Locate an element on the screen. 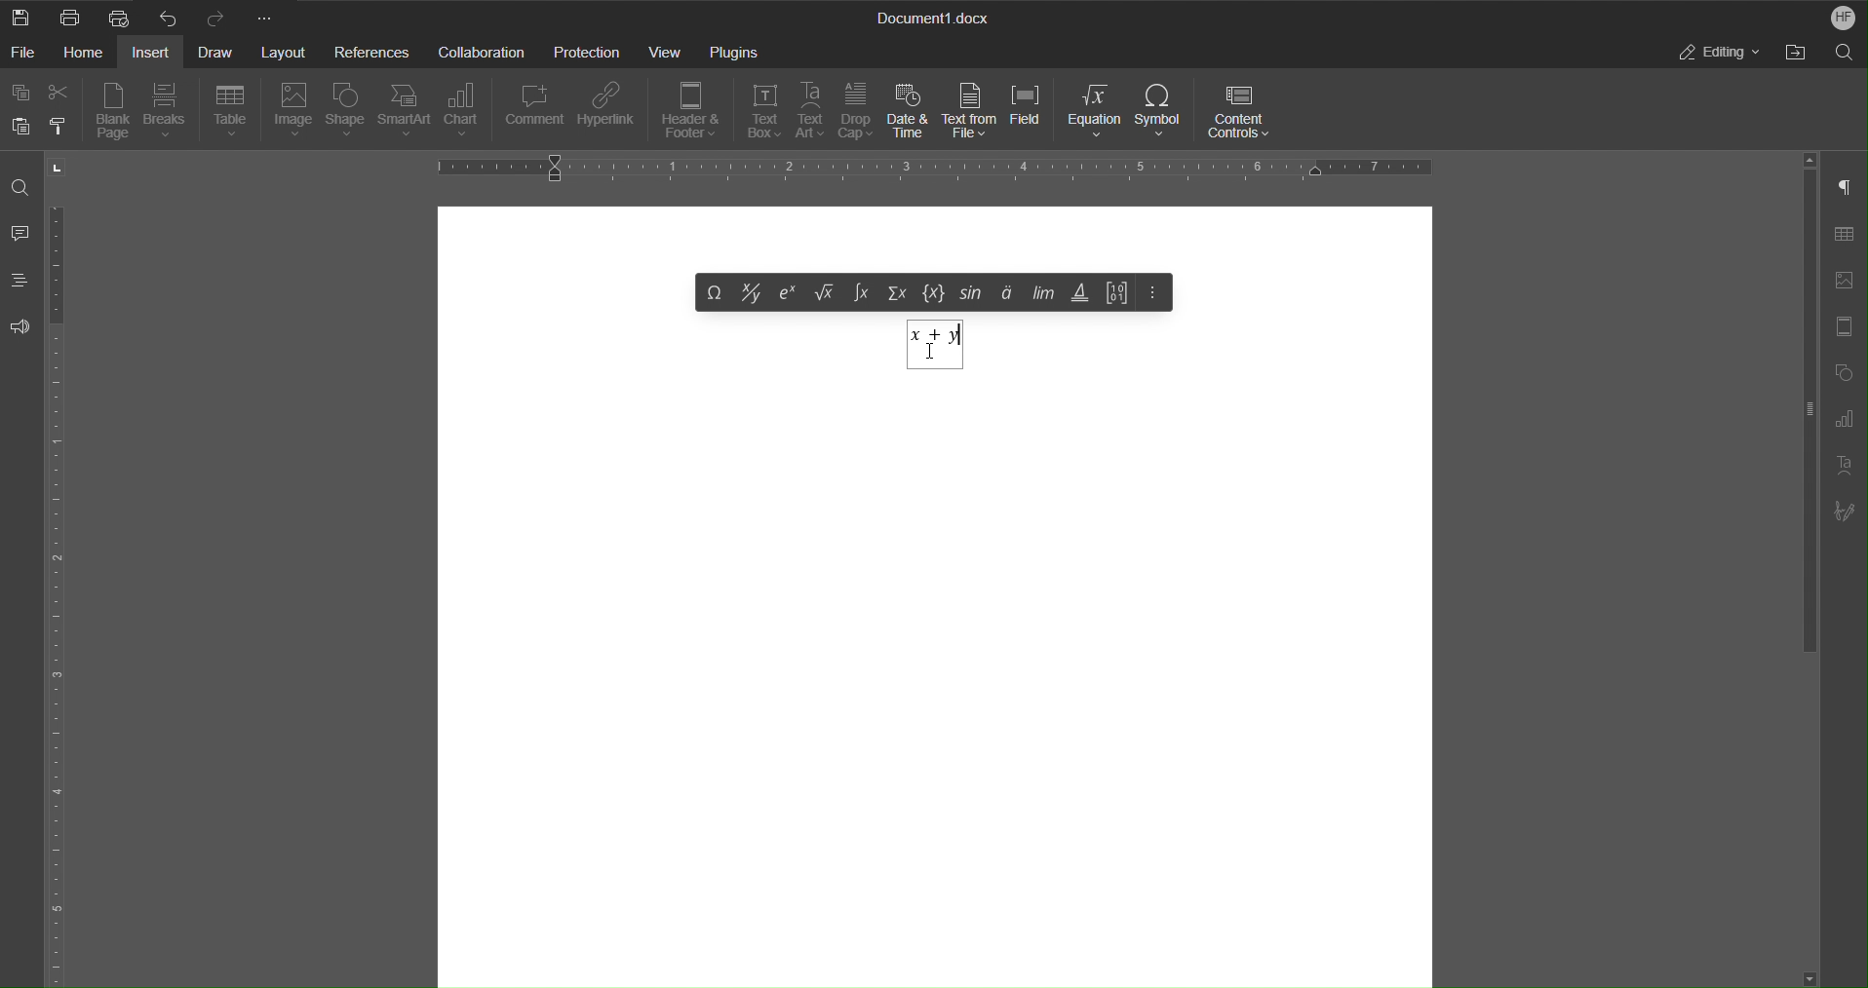 The height and width of the screenshot is (988, 1868). Matrix is located at coordinates (1115, 293).